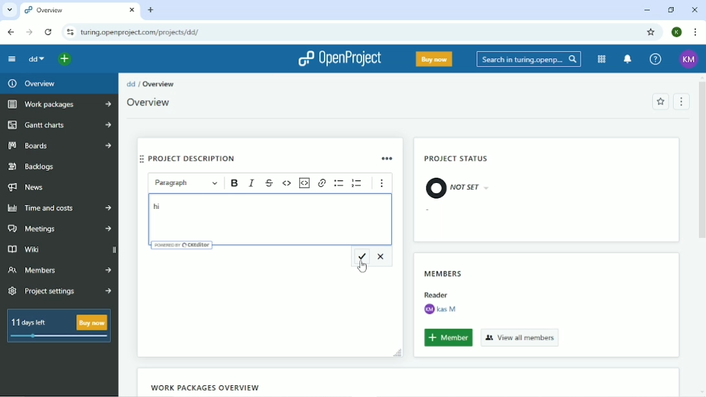 The image size is (706, 397). What do you see at coordinates (80, 11) in the screenshot?
I see `overview` at bounding box center [80, 11].